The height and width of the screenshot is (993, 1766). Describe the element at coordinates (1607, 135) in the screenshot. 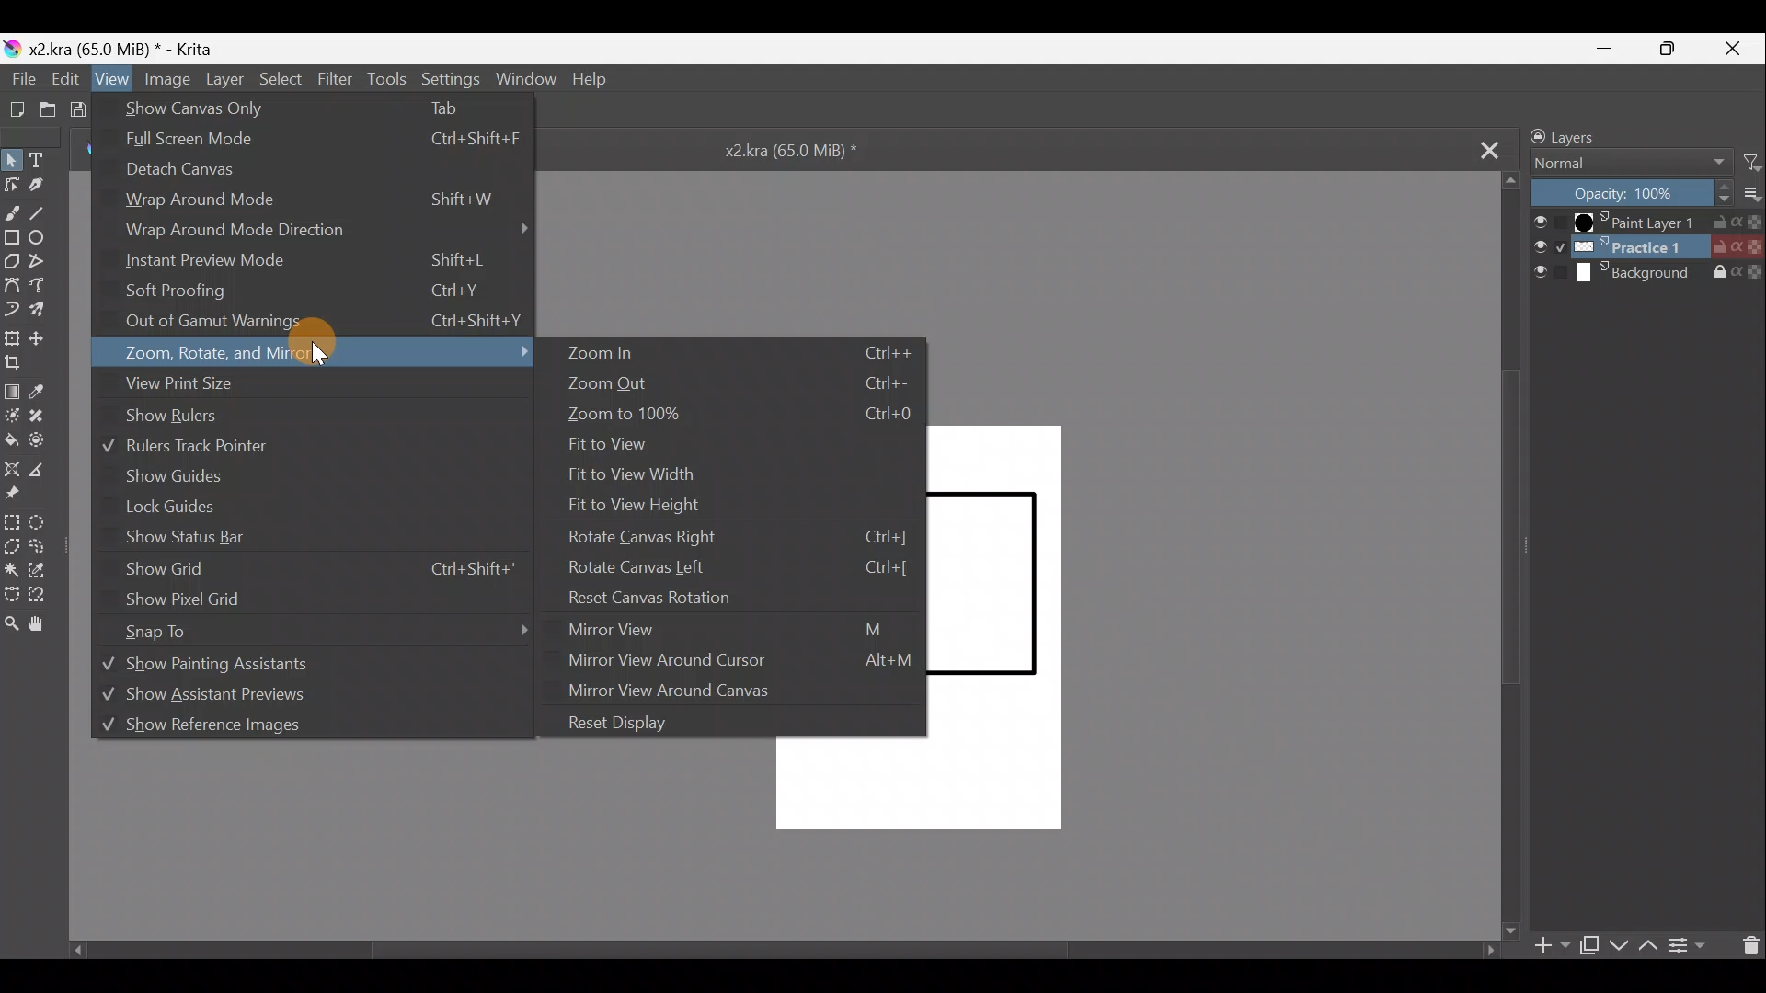

I see `Layers` at that location.